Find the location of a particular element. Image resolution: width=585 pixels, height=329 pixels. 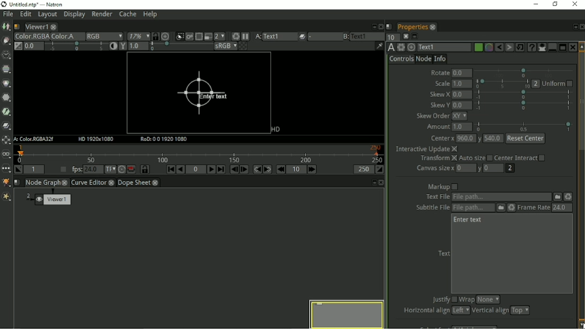

Node is located at coordinates (423, 59).